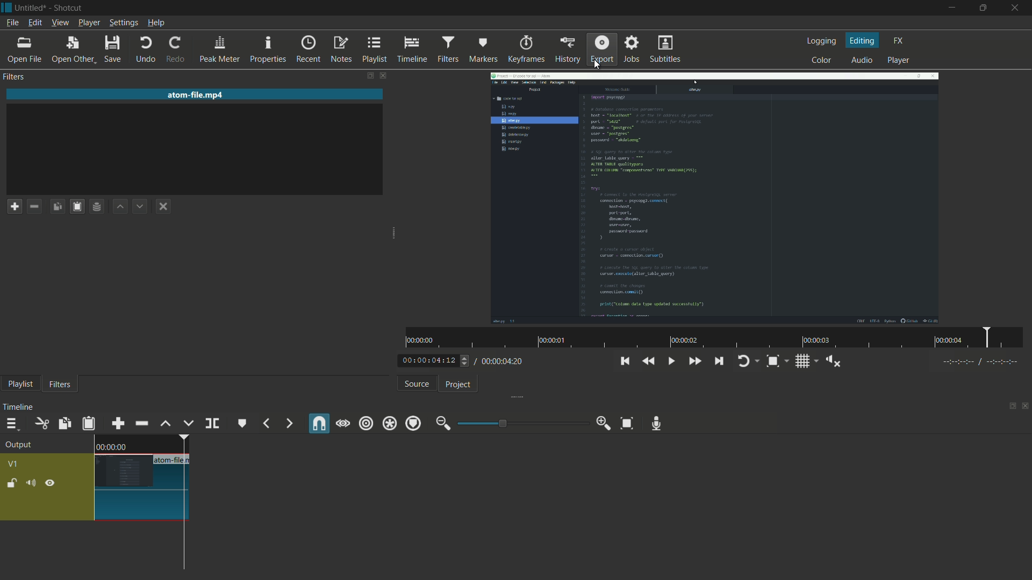  Describe the element at coordinates (820, 61) in the screenshot. I see `color` at that location.